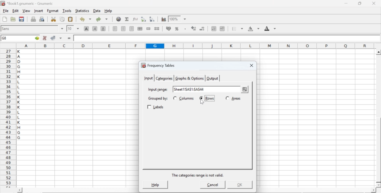 The height and width of the screenshot is (193, 381). I want to click on font, so click(7, 28).